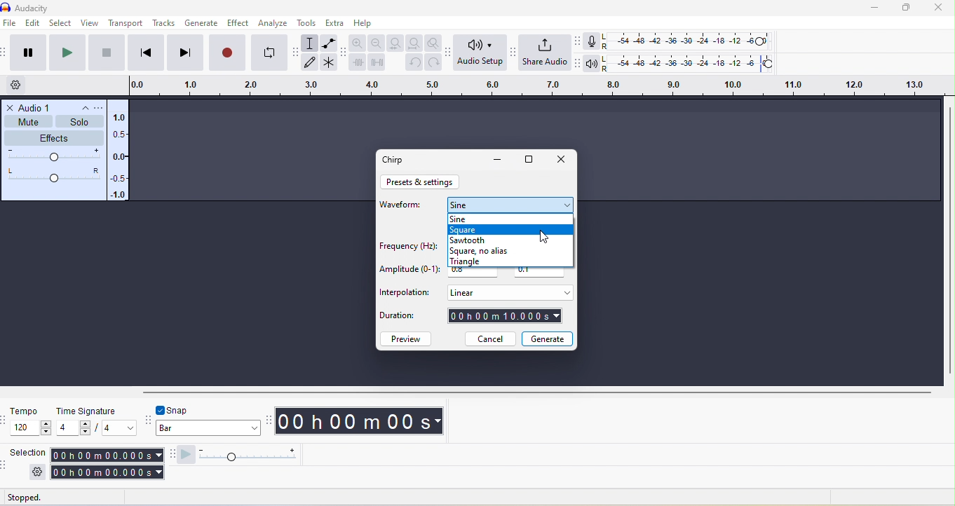  Describe the element at coordinates (54, 175) in the screenshot. I see `pan:center` at that location.